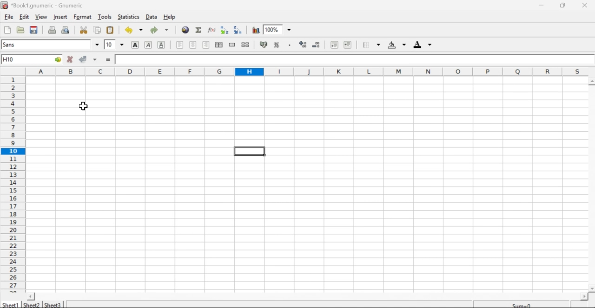 This screenshot has height=308, width=595. I want to click on down, so click(167, 30).